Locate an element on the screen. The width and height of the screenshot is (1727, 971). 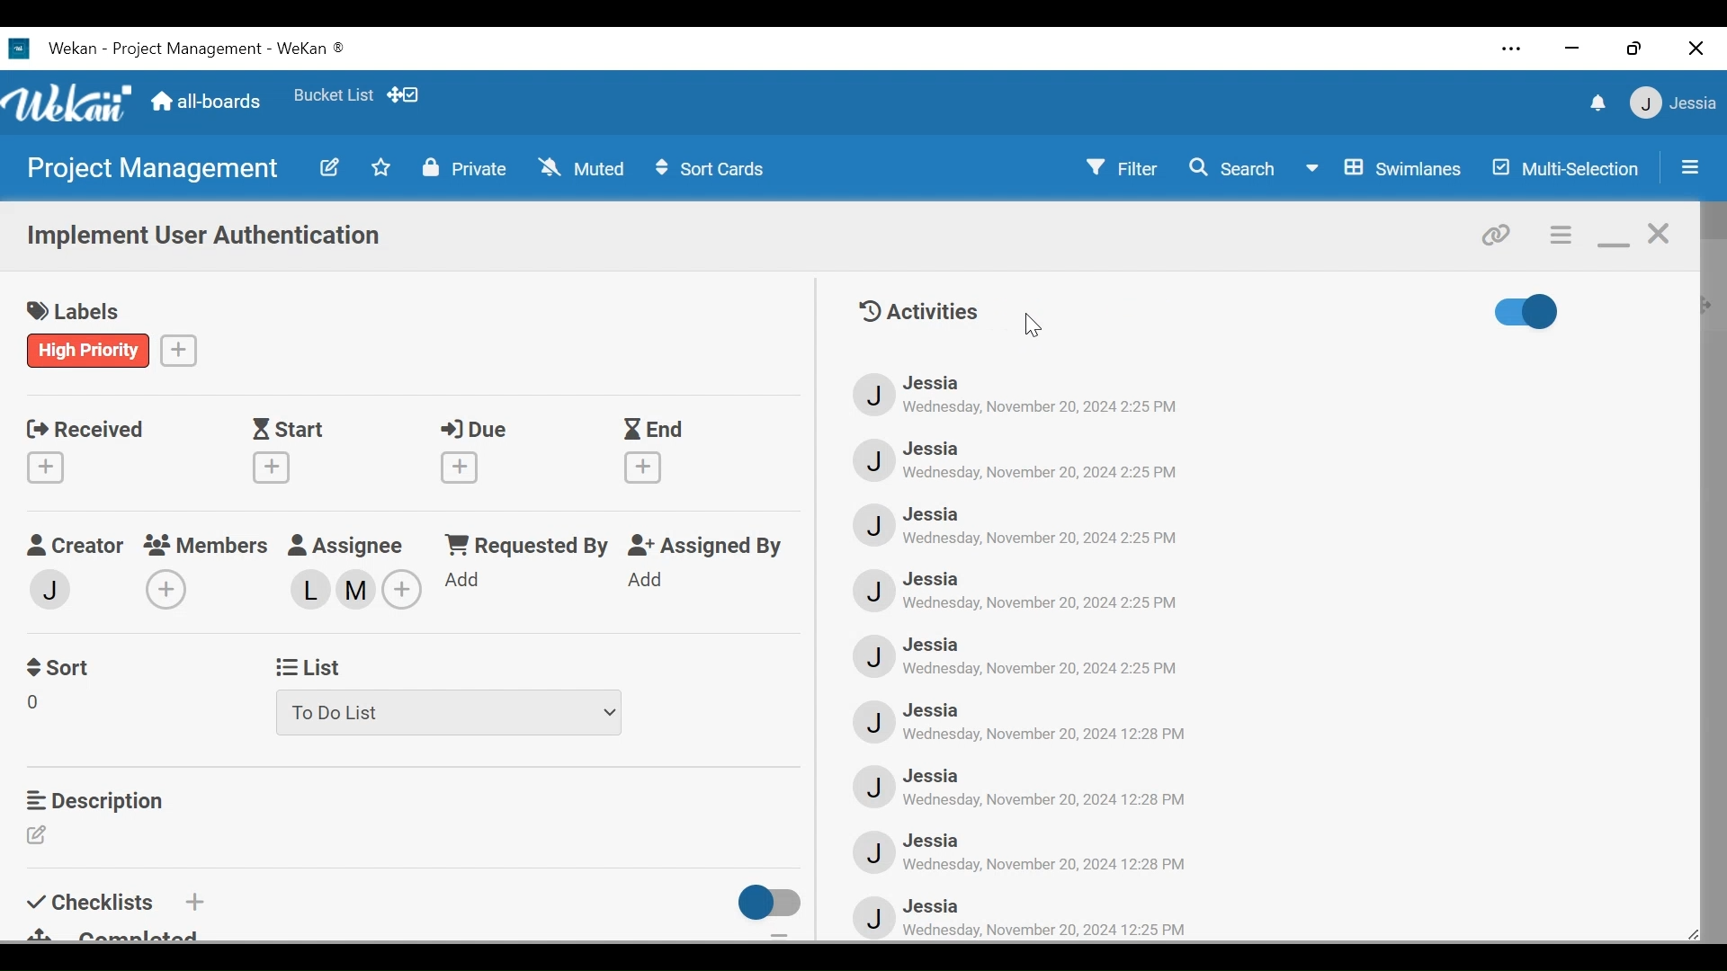
Add is located at coordinates (168, 589).